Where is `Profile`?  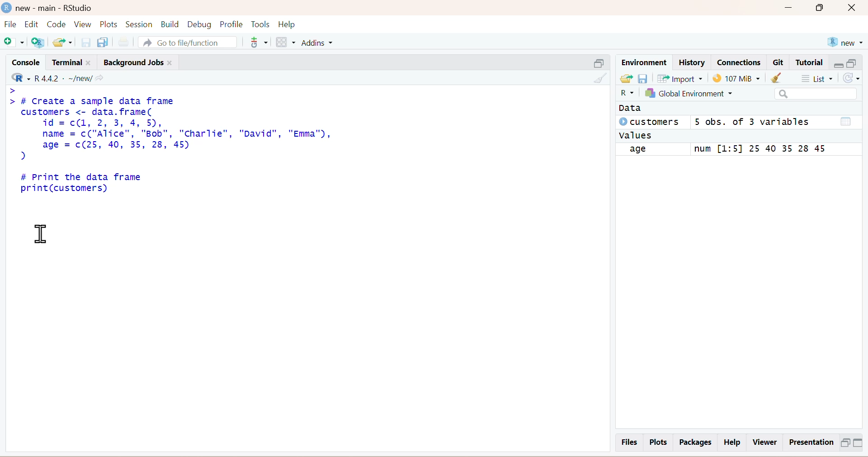
Profile is located at coordinates (230, 24).